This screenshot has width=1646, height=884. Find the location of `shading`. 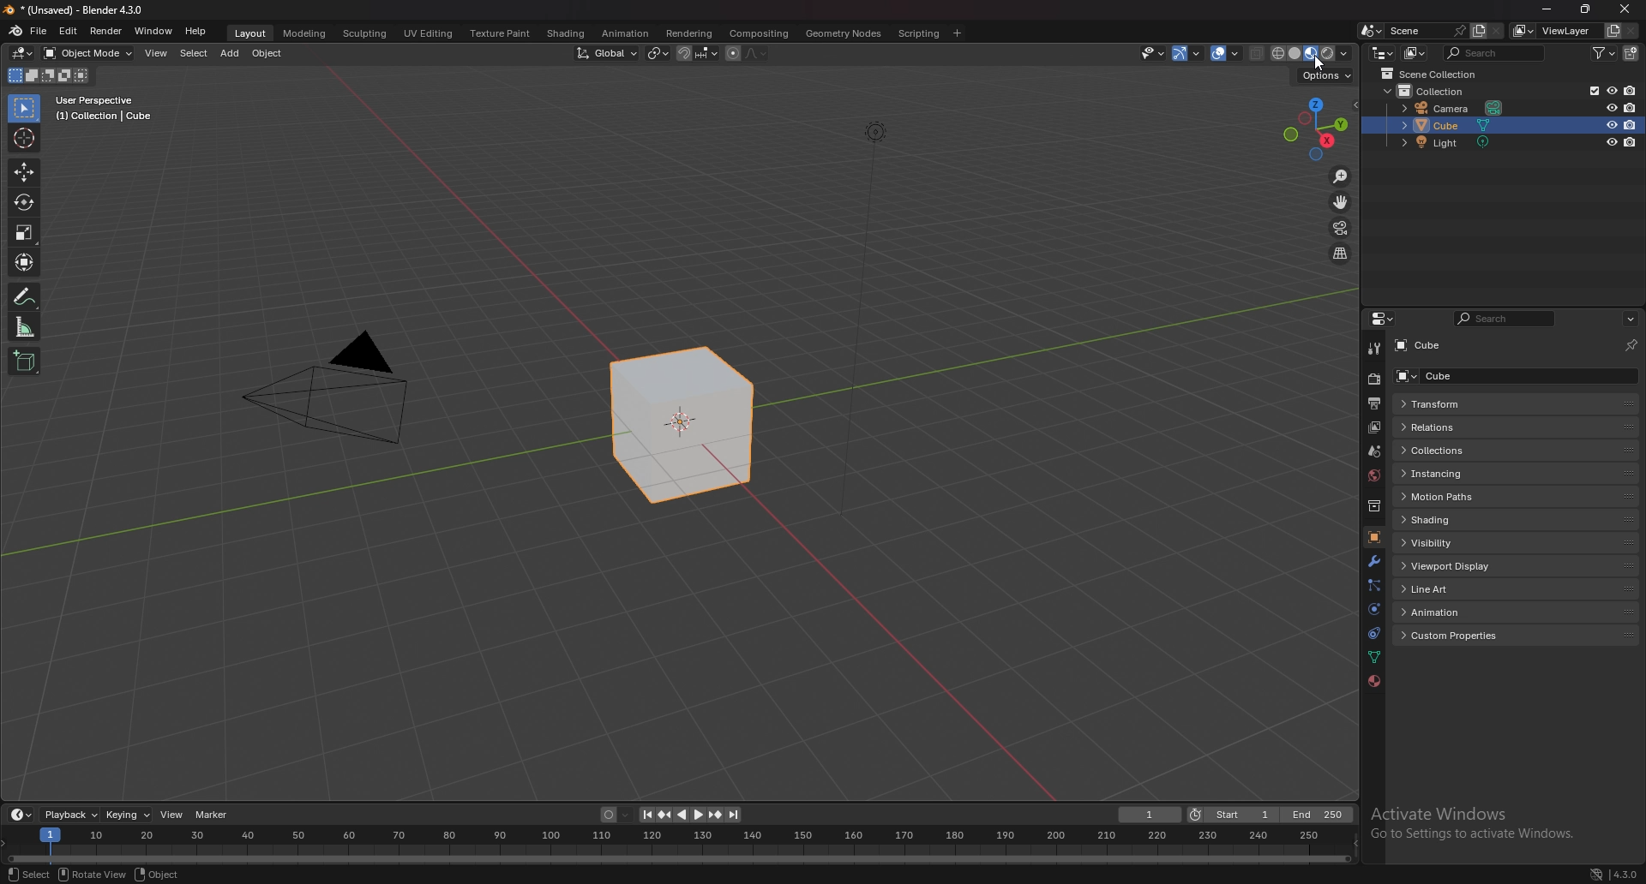

shading is located at coordinates (567, 34).